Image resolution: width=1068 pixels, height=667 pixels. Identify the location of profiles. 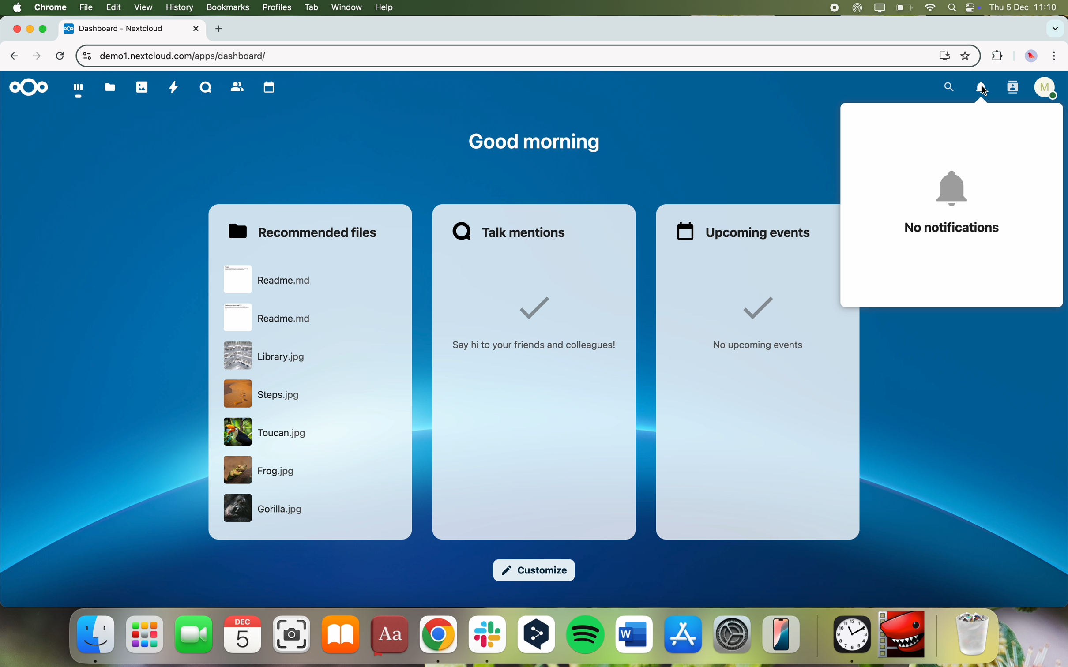
(276, 7).